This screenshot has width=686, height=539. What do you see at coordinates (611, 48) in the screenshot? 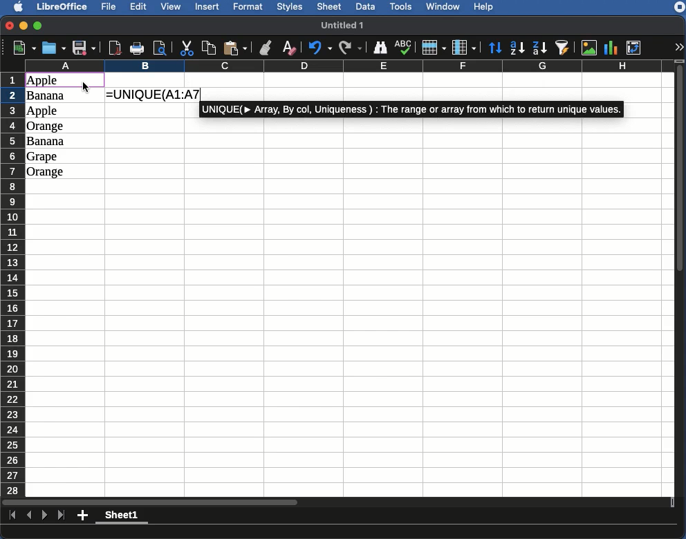
I see `Chart` at bounding box center [611, 48].